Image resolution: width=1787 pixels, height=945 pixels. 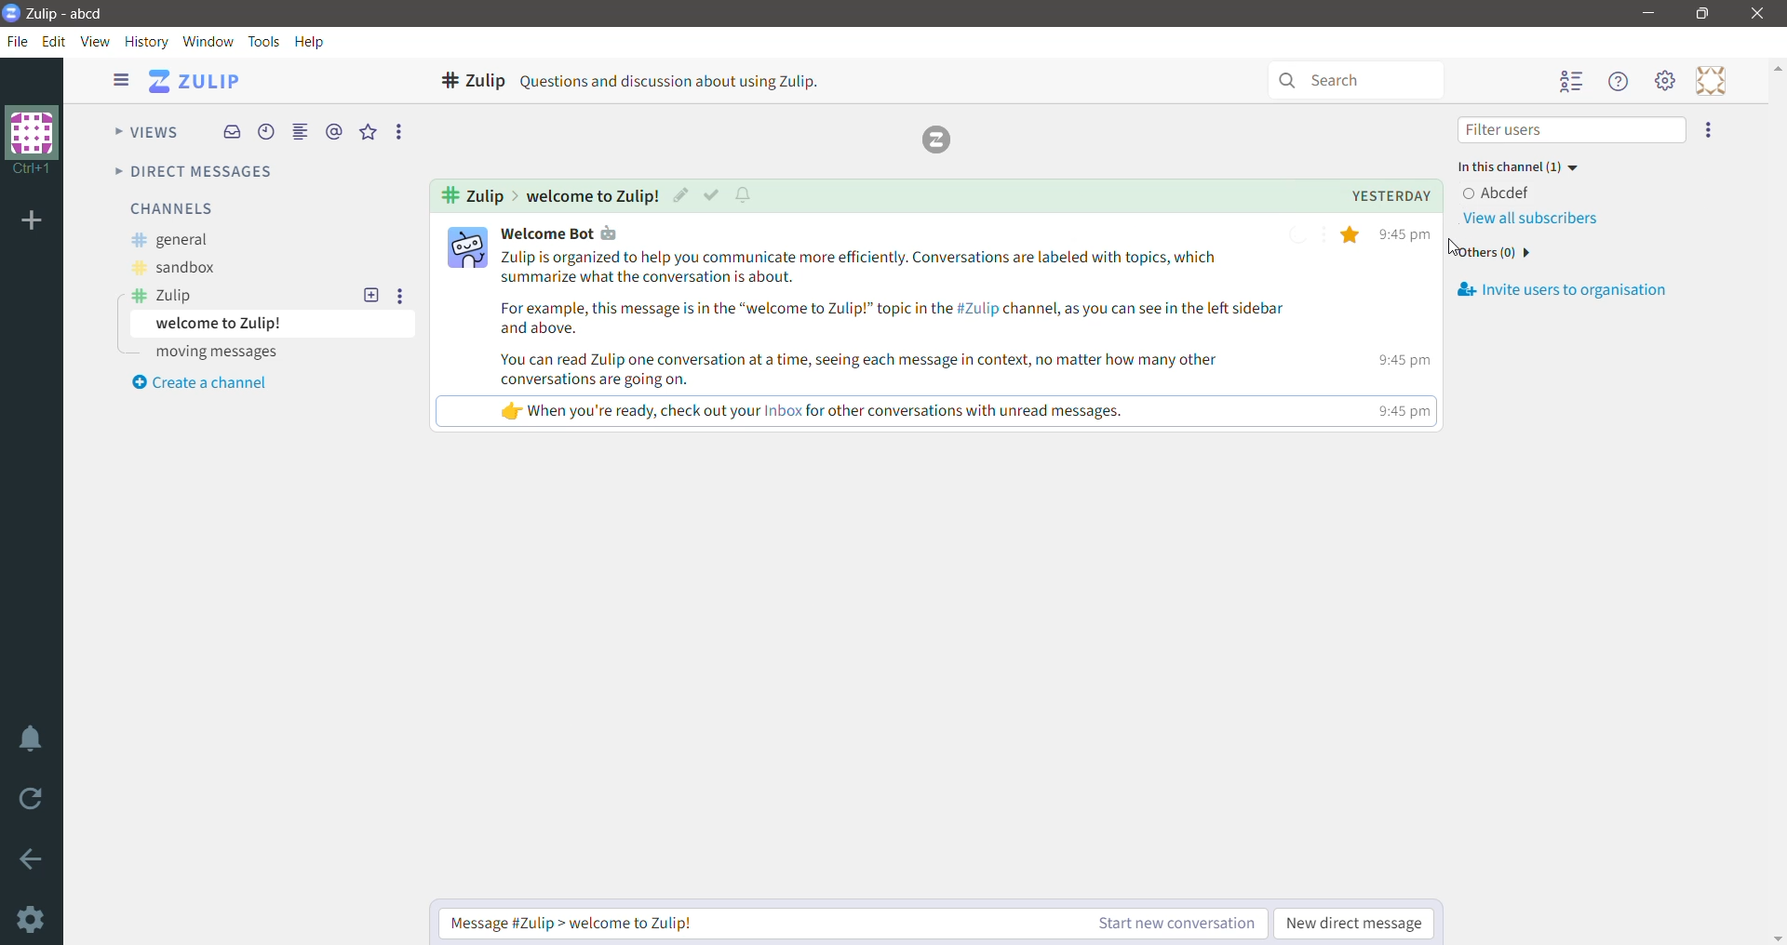 What do you see at coordinates (1497, 255) in the screenshot?
I see `Others` at bounding box center [1497, 255].